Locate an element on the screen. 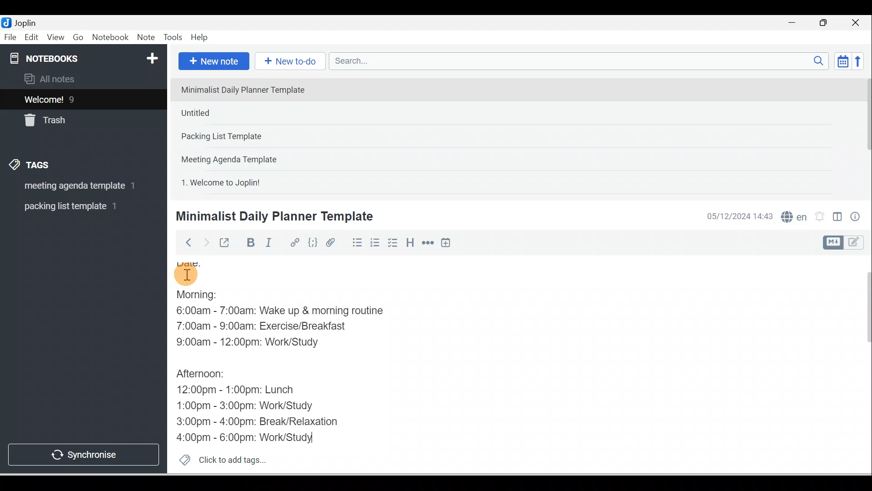  Maximise is located at coordinates (827, 23).